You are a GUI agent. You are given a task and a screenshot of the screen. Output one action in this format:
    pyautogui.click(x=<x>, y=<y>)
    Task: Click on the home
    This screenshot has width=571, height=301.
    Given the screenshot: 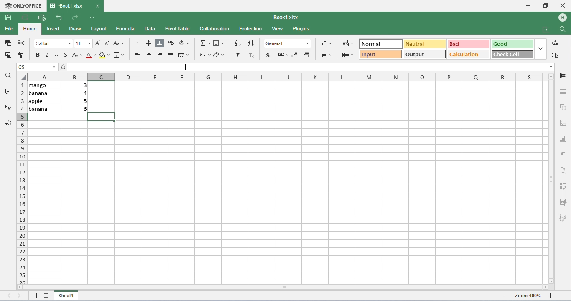 What is the action you would take?
    pyautogui.click(x=31, y=29)
    